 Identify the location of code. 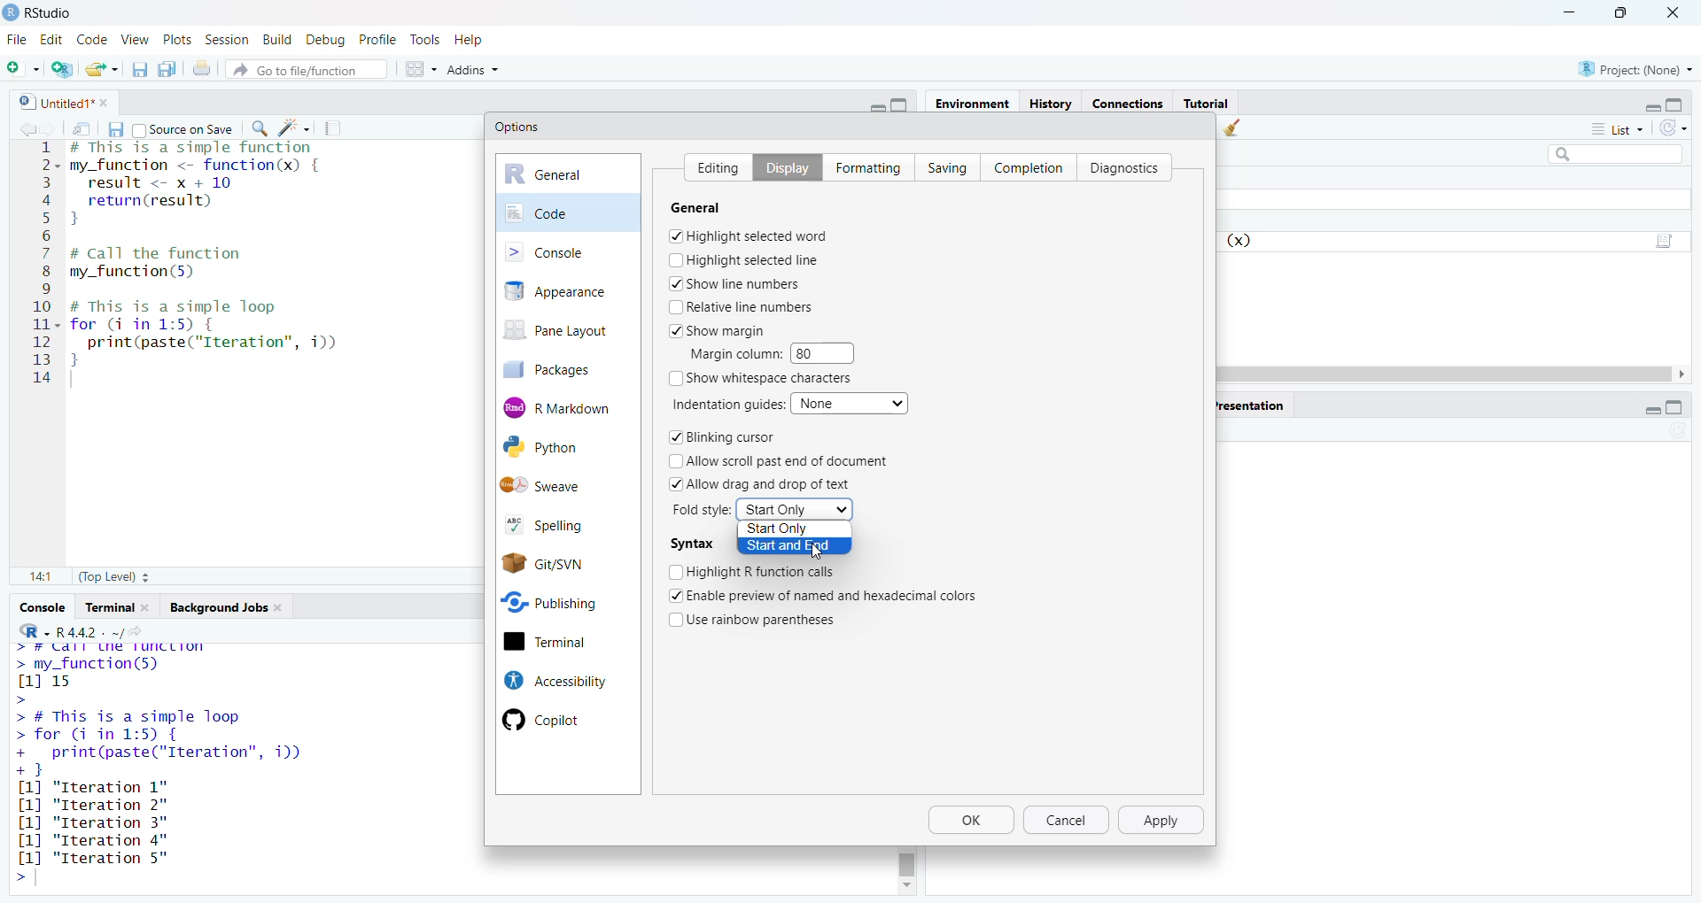
(569, 212).